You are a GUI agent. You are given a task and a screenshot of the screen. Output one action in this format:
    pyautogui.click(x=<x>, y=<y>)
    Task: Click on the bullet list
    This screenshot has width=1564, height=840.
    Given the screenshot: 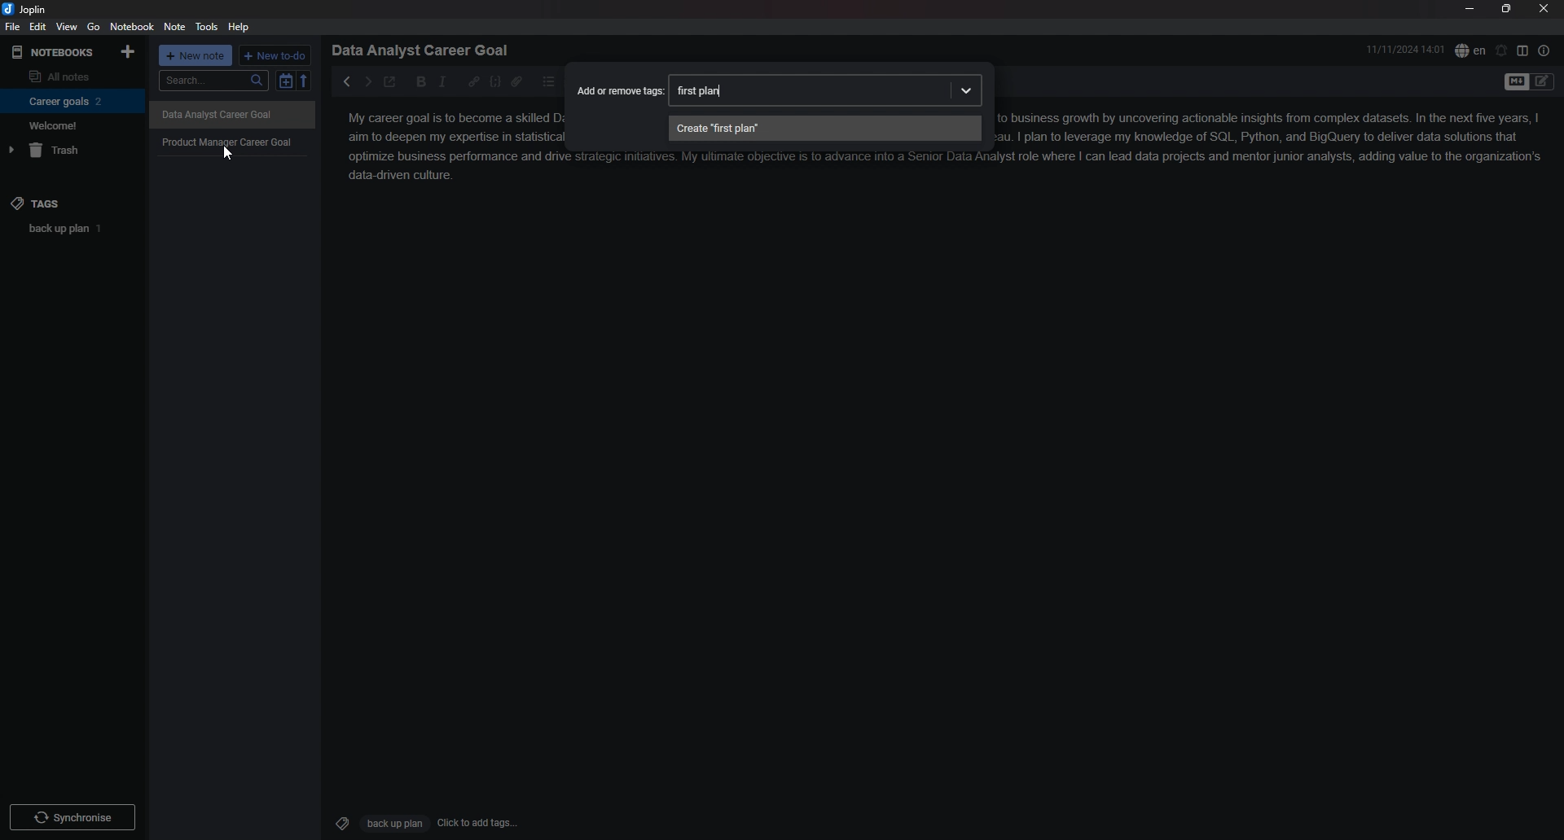 What is the action you would take?
    pyautogui.click(x=548, y=82)
    